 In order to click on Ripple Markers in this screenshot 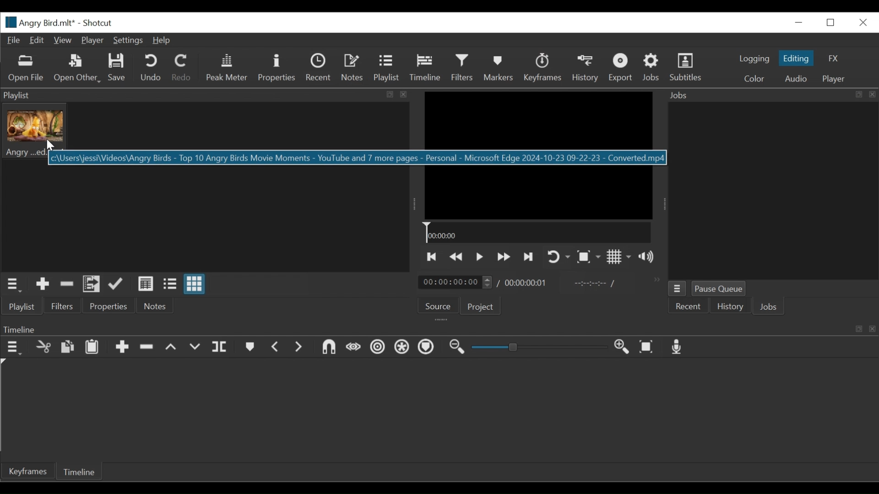, I will do `click(428, 348)`.